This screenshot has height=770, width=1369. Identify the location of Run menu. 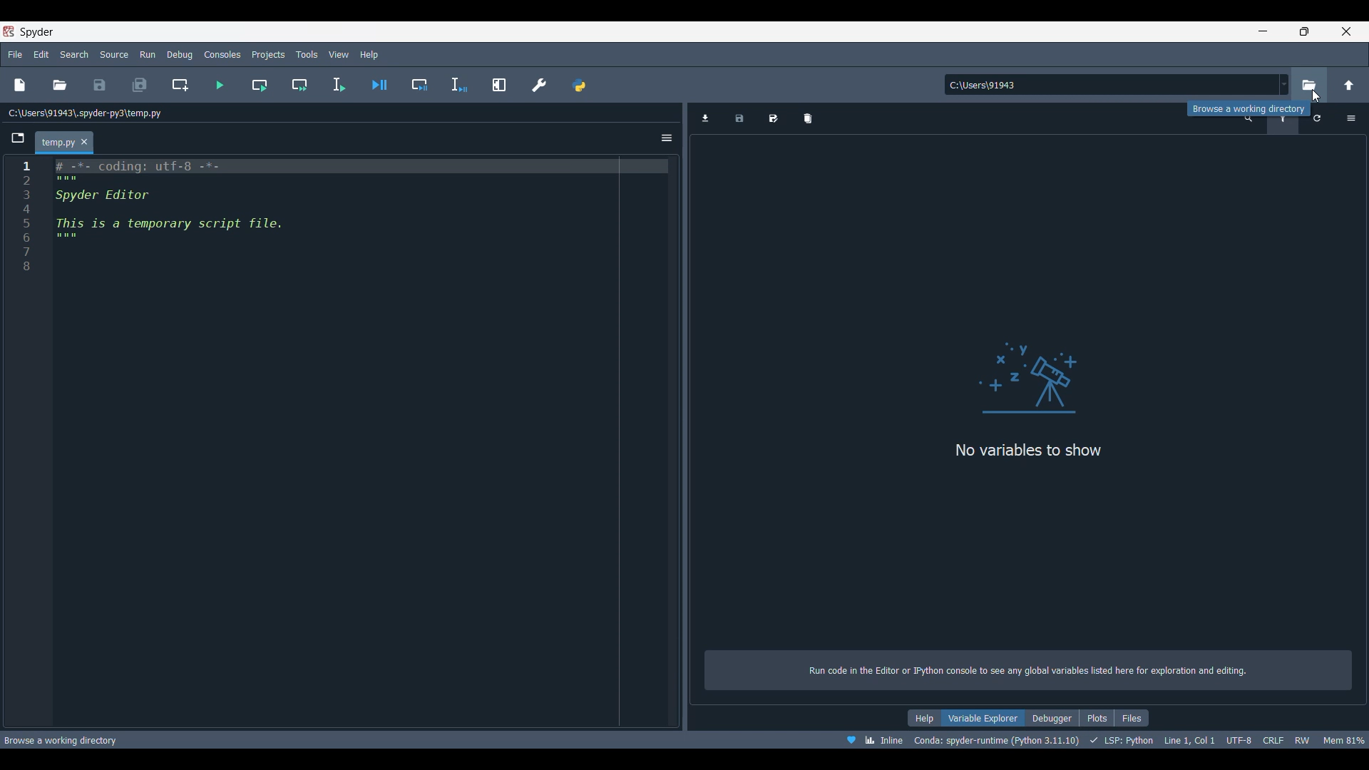
(148, 54).